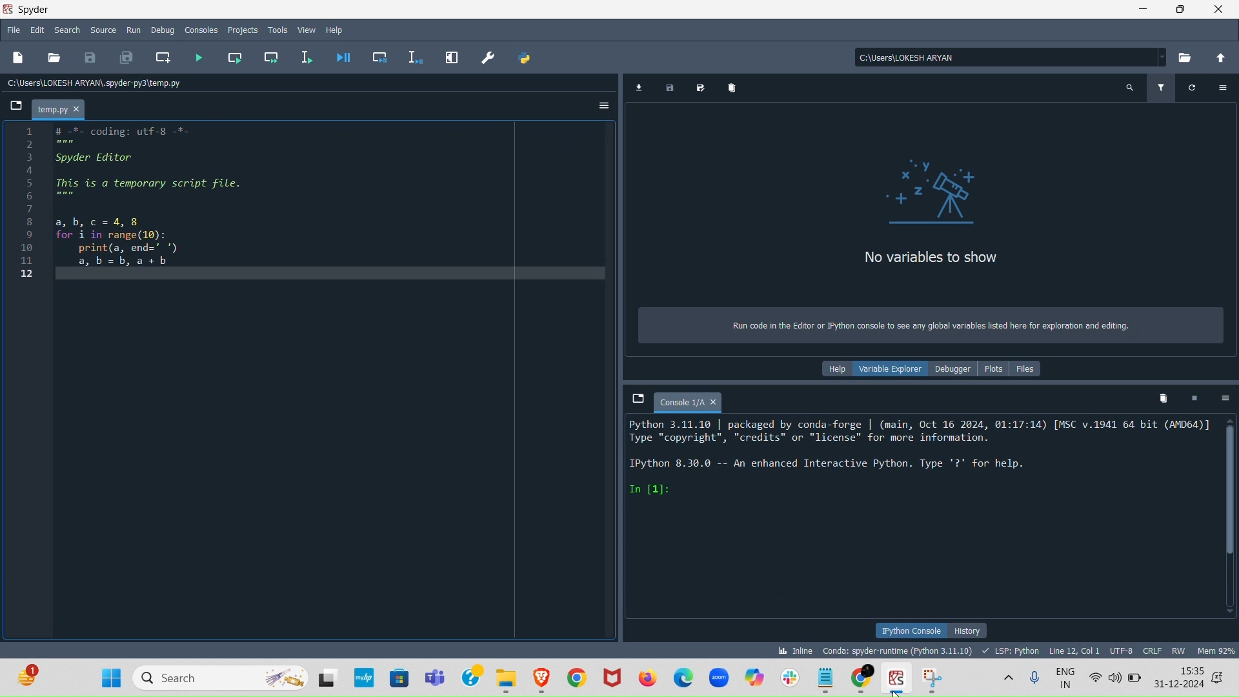  I want to click on PYTHONPATH manager, so click(523, 57).